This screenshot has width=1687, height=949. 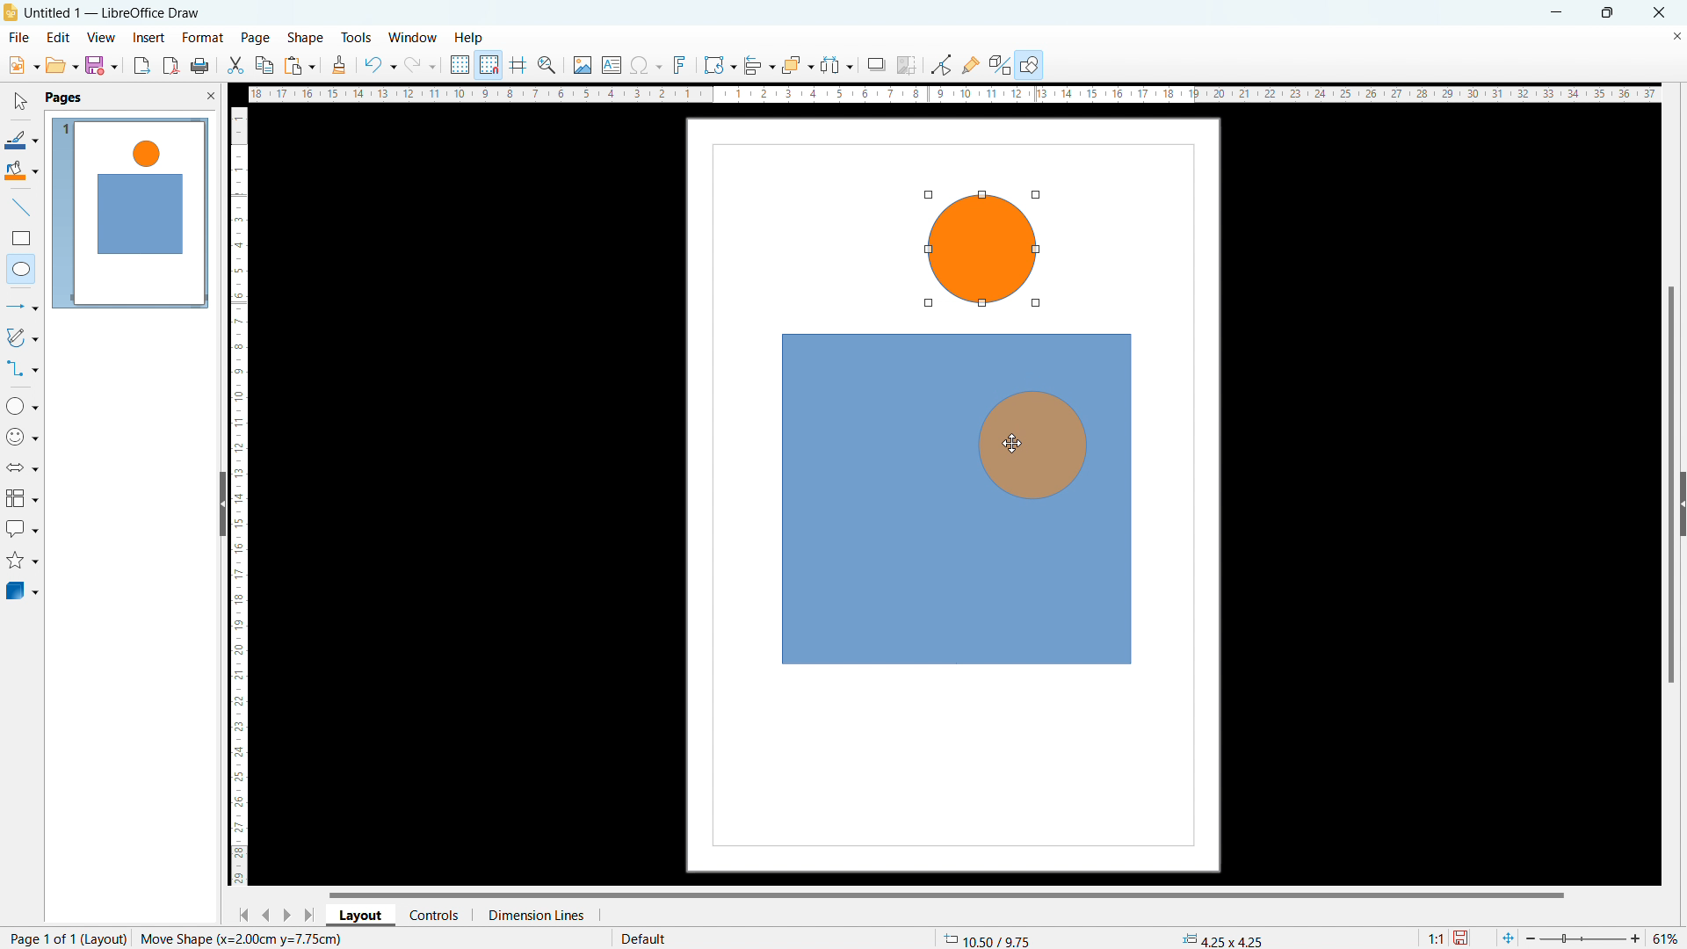 What do you see at coordinates (170, 66) in the screenshot?
I see `export directly as pdf` at bounding box center [170, 66].